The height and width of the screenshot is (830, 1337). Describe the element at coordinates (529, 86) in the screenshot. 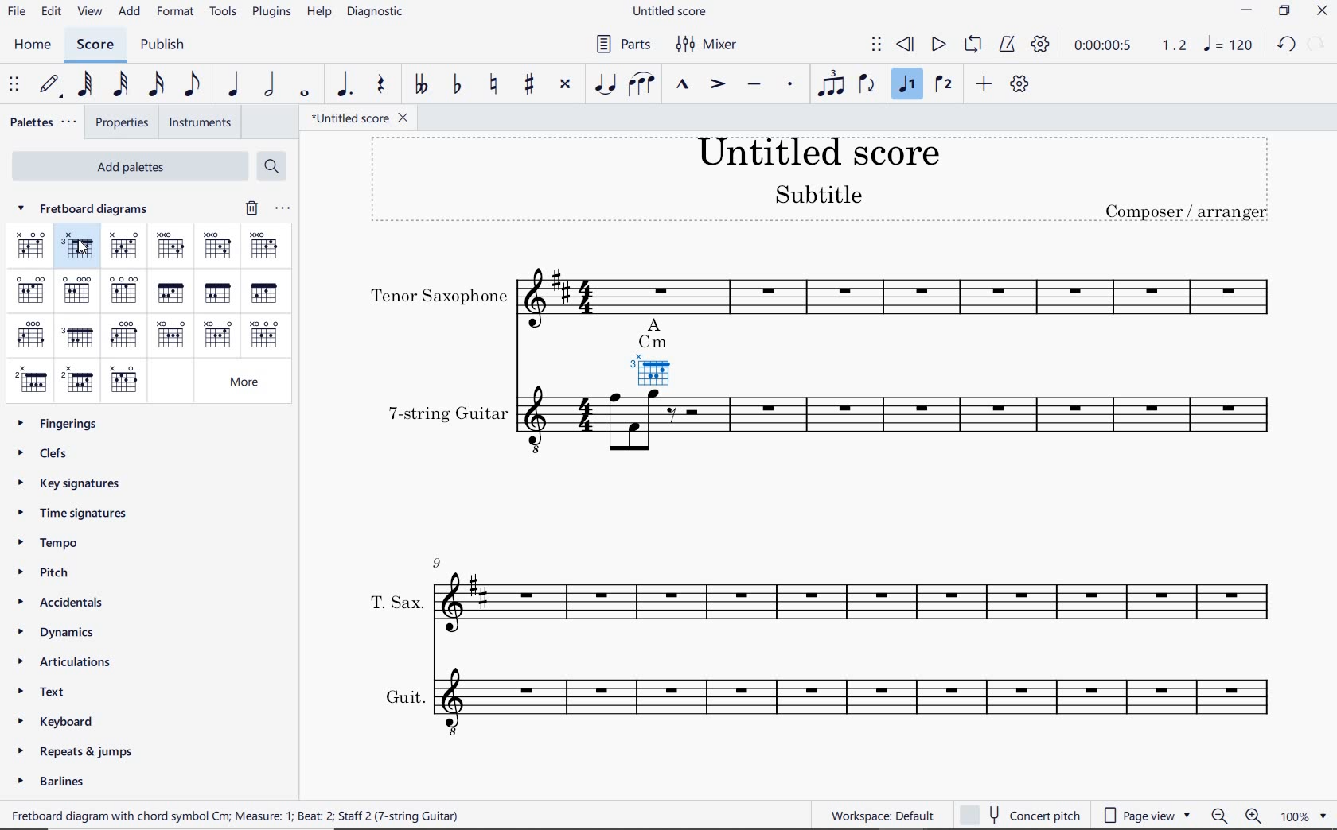

I see `TOGGLE SHARP` at that location.